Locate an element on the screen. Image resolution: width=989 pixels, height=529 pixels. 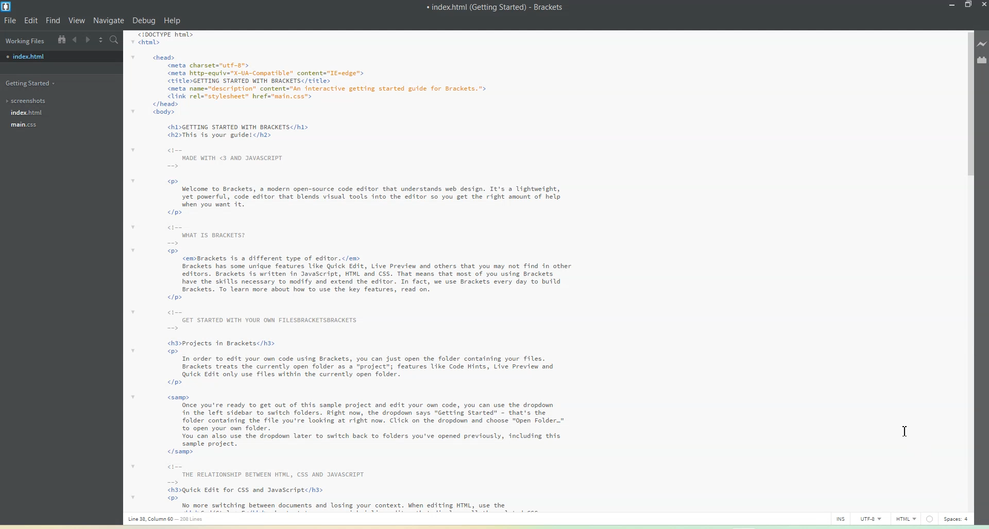
Edit is located at coordinates (30, 21).